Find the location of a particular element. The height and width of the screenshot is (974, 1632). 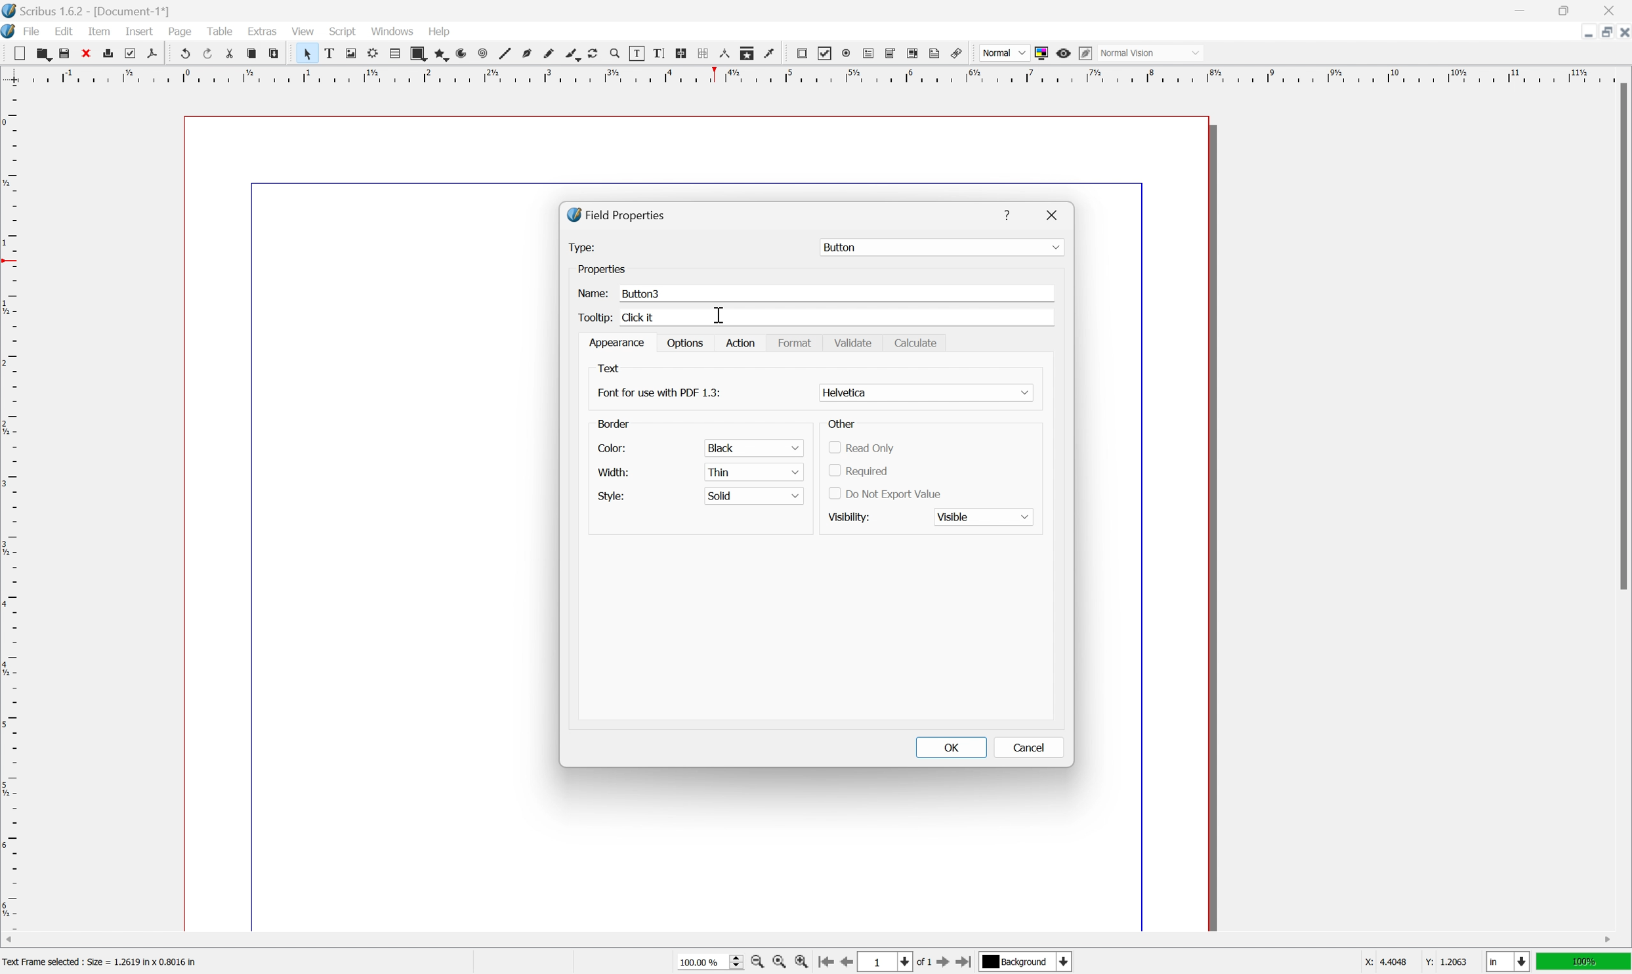

Edit in preview mode is located at coordinates (1085, 54).